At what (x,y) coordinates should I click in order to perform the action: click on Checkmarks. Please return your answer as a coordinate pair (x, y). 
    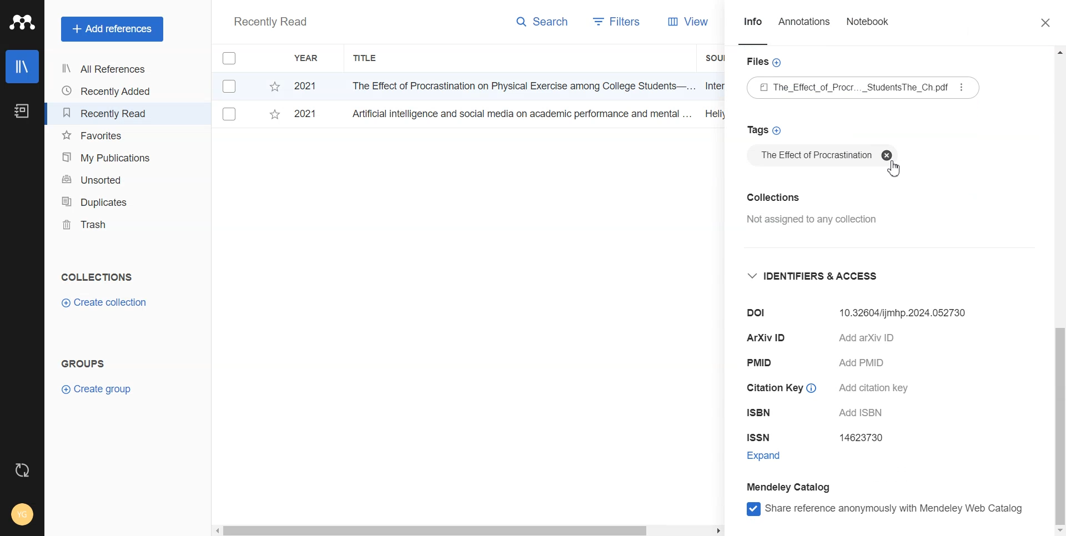
    Looking at the image, I should click on (232, 85).